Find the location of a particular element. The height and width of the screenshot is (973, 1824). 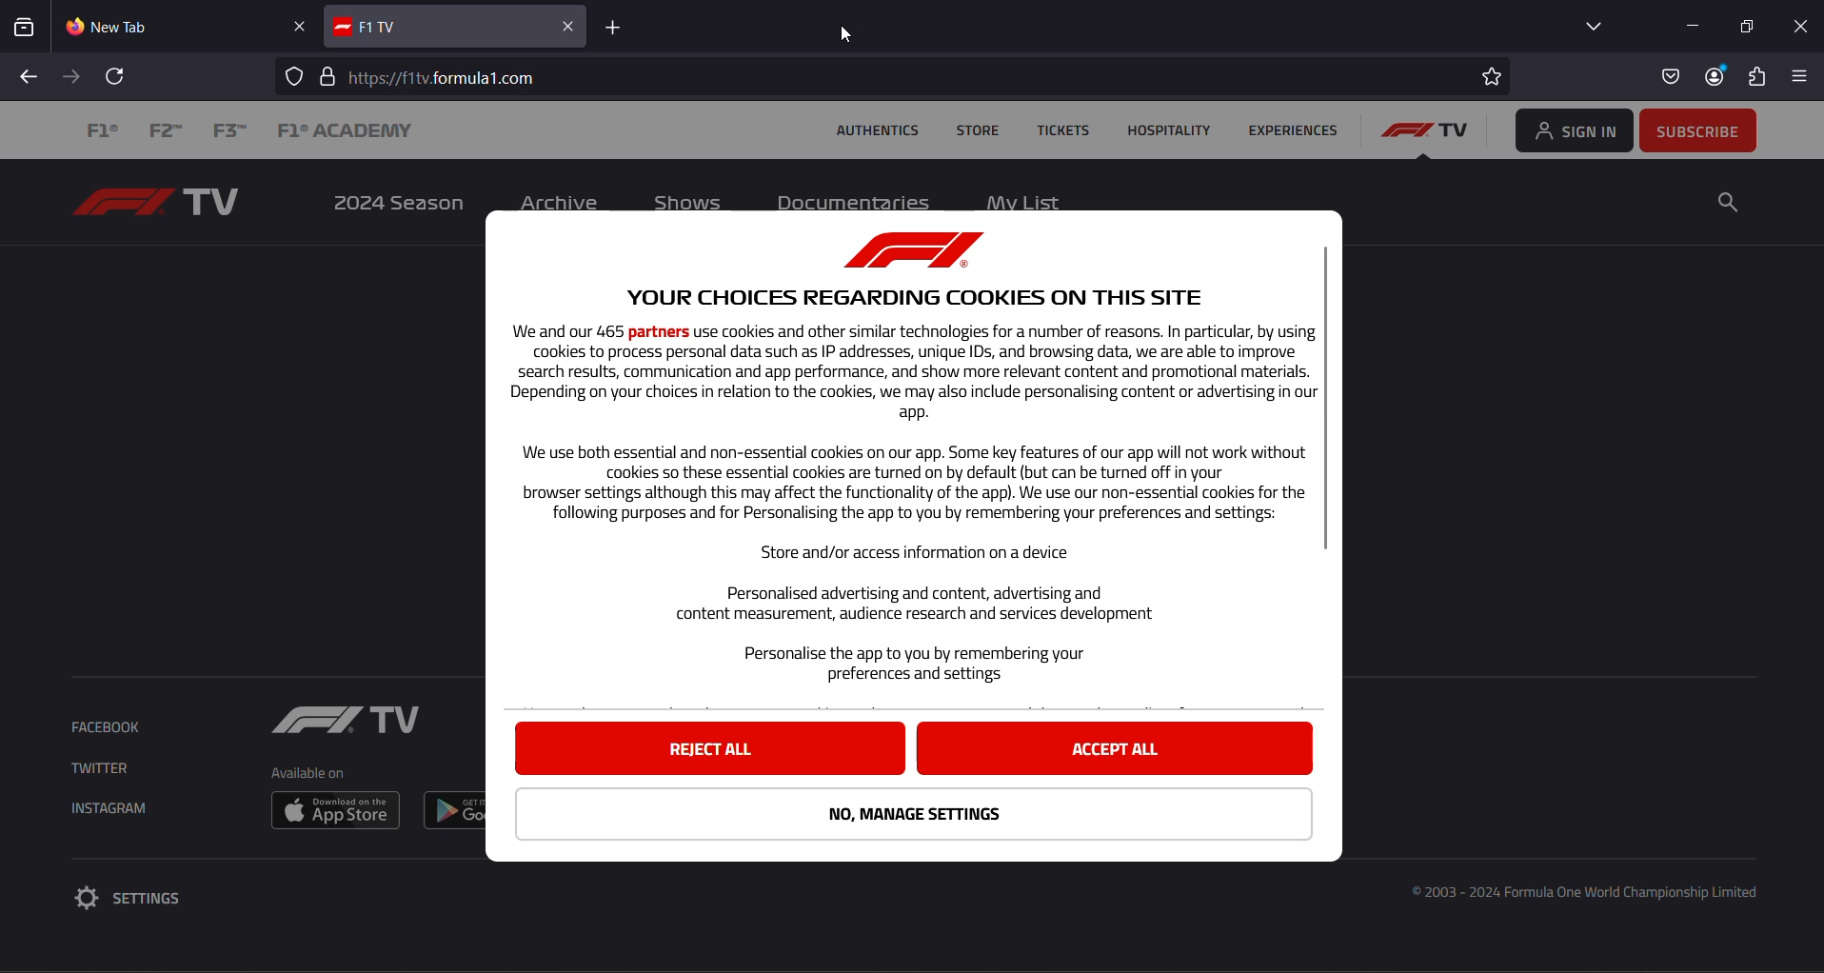

 is located at coordinates (5476, 1161).